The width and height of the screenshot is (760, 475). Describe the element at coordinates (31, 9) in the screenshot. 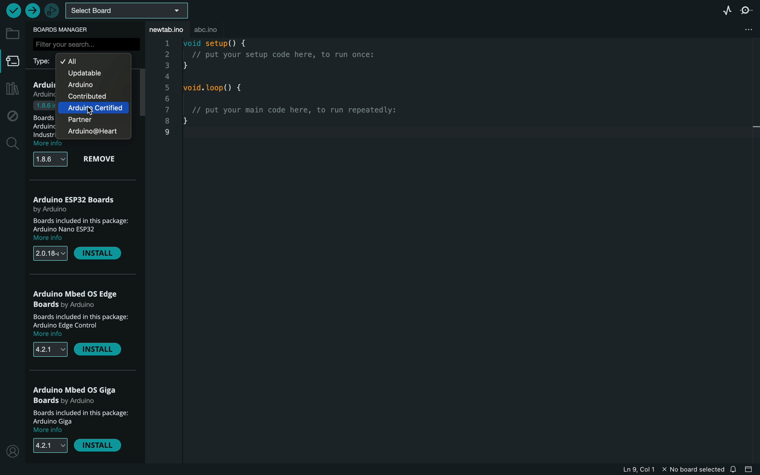

I see `upload` at that location.